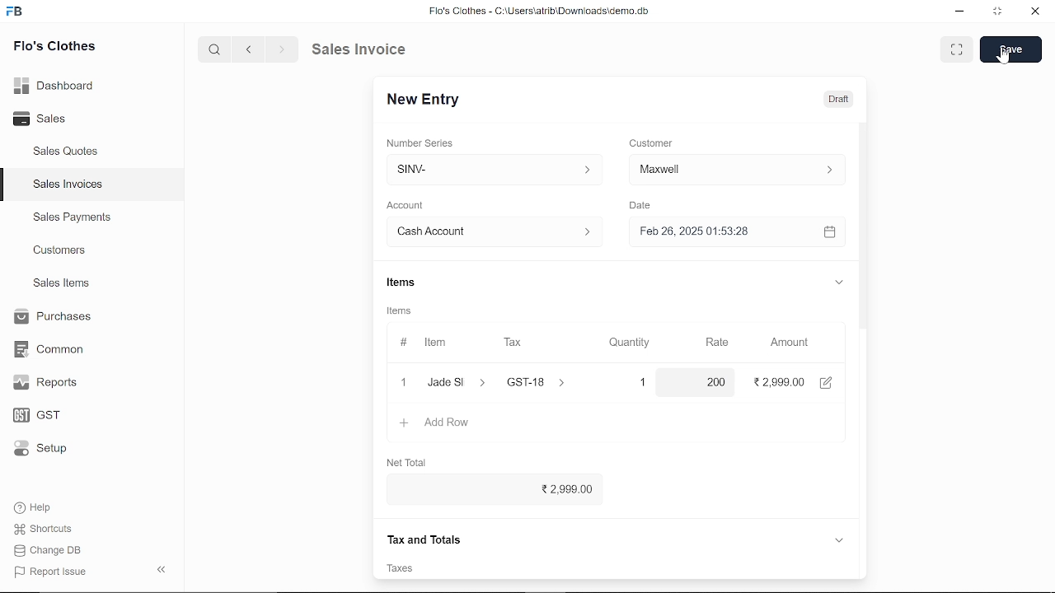 This screenshot has width=1055, height=593. I want to click on References, so click(424, 538).